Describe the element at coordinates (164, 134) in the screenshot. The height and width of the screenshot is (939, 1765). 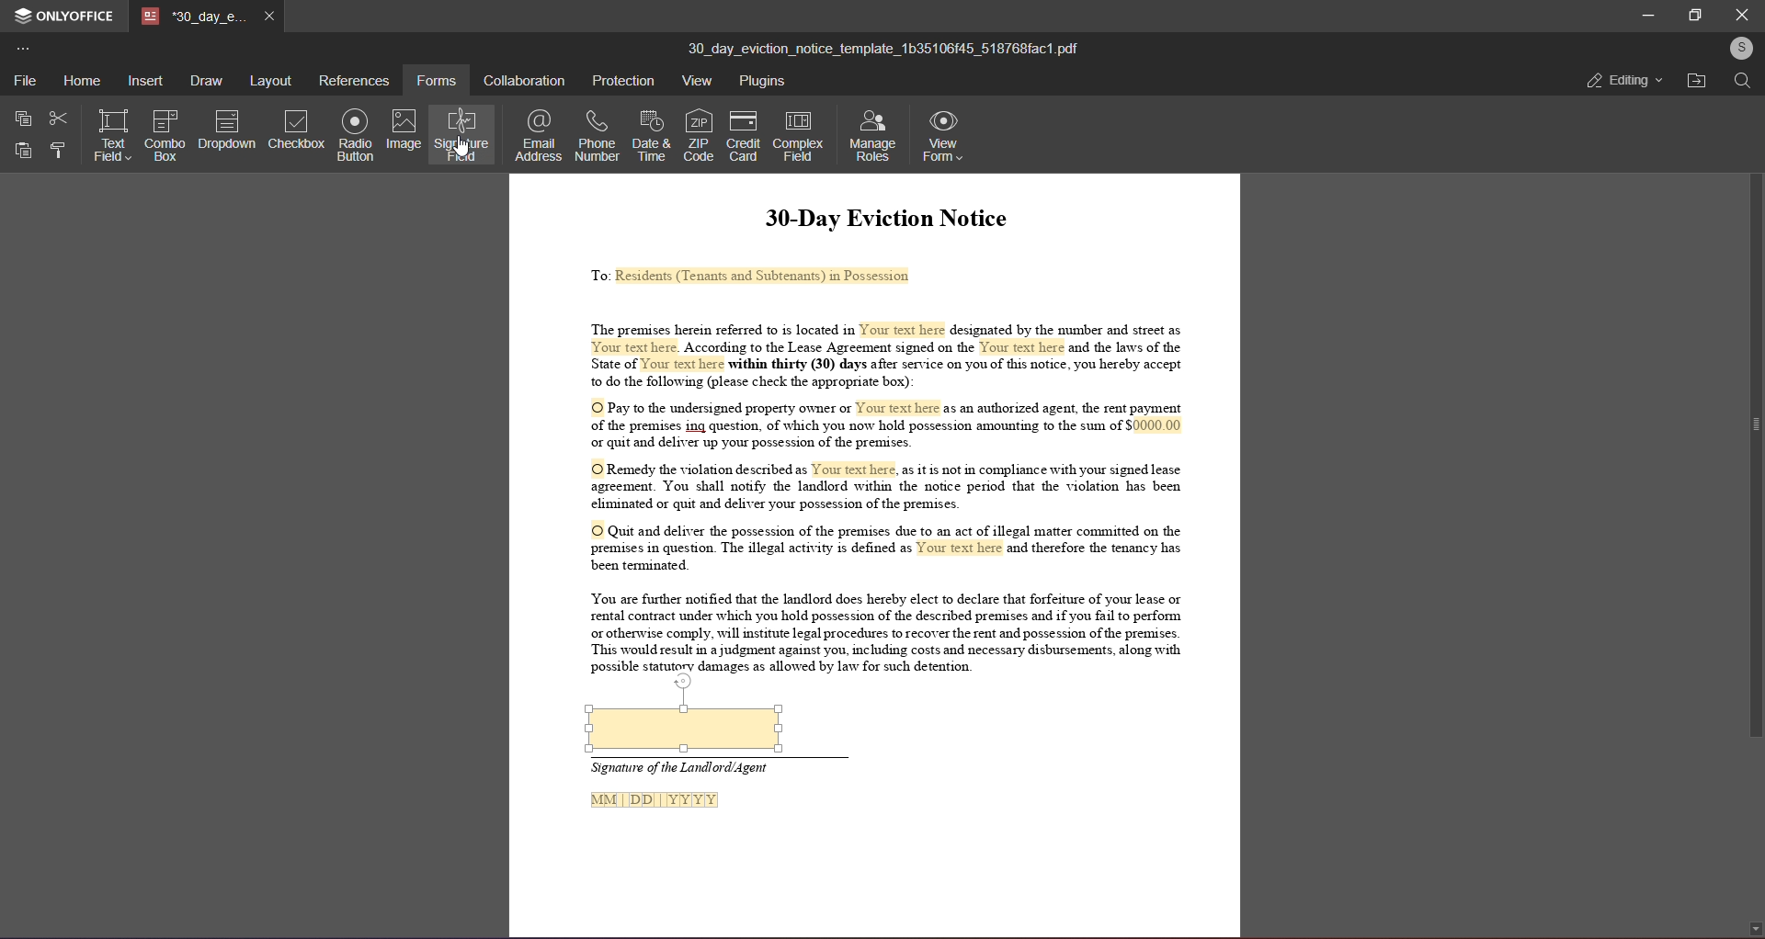
I see `combo box` at that location.